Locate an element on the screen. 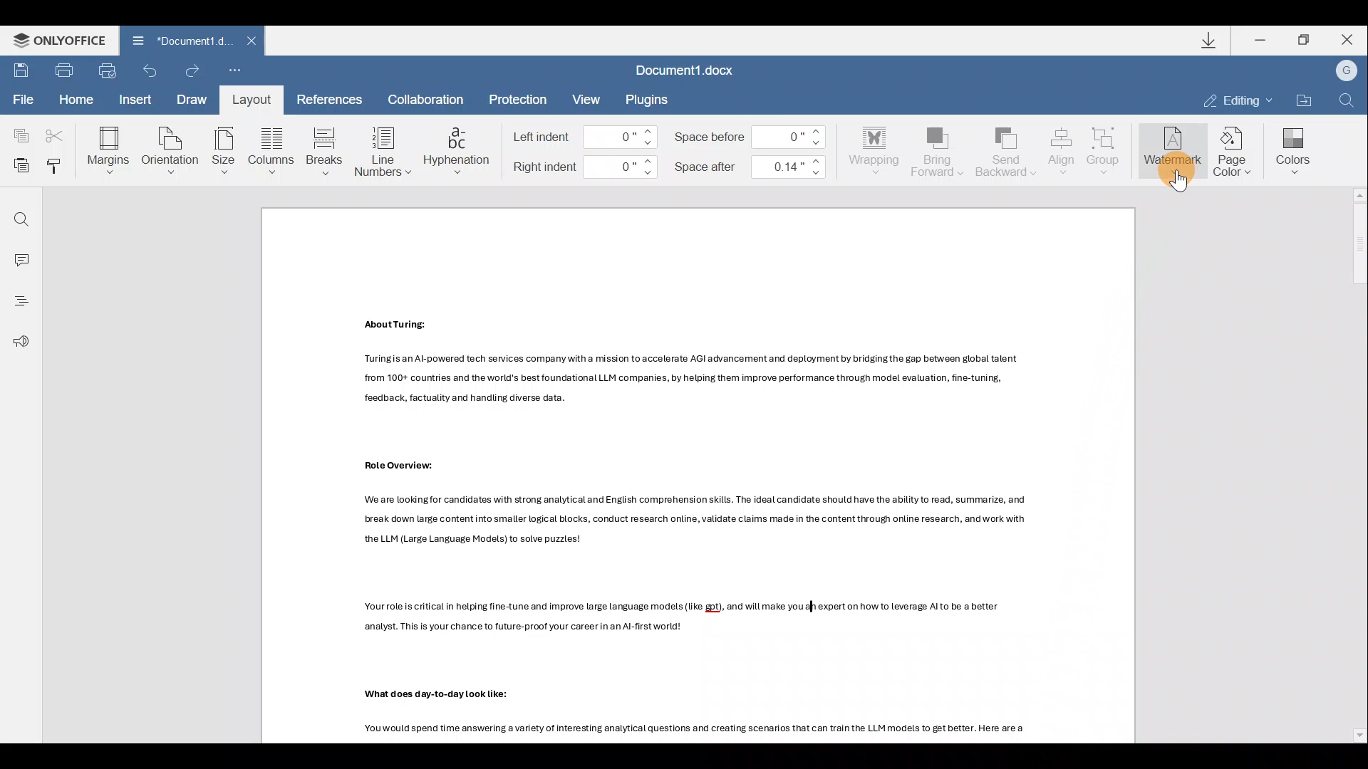 This screenshot has width=1368, height=769. Copy style is located at coordinates (58, 168).